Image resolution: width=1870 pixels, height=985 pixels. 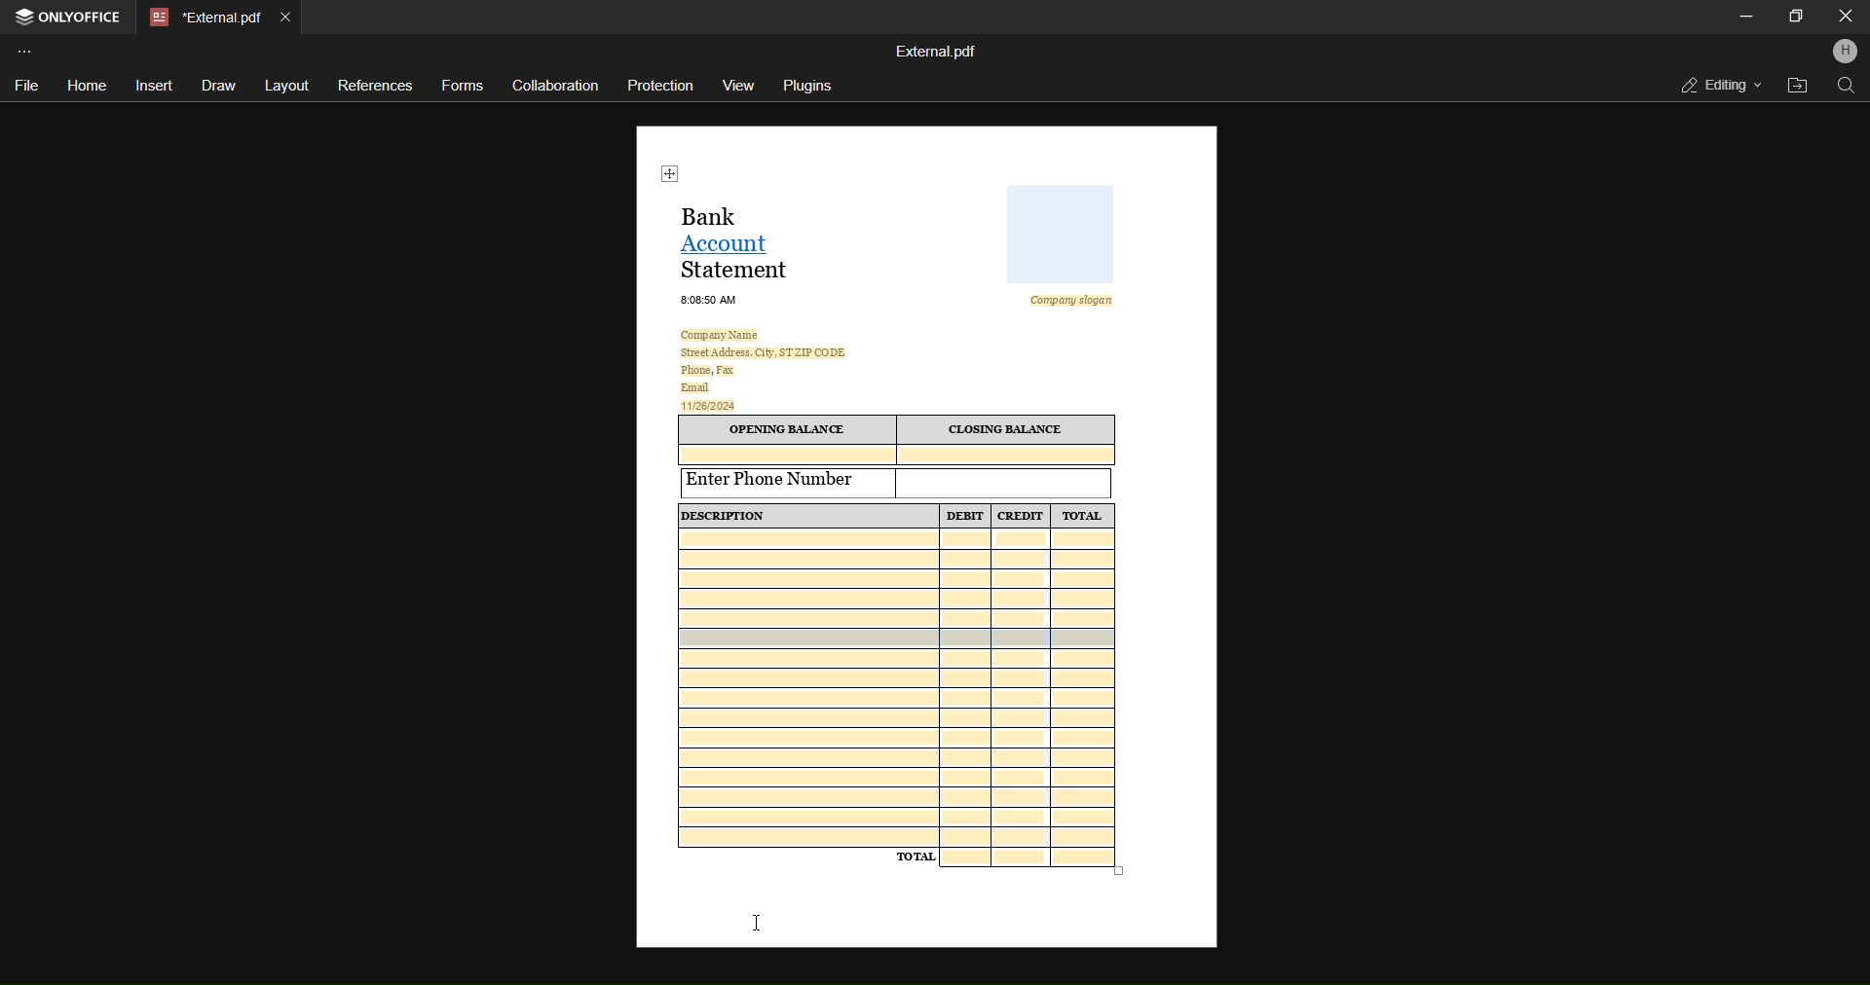 What do you see at coordinates (738, 270) in the screenshot?
I see `Statement` at bounding box center [738, 270].